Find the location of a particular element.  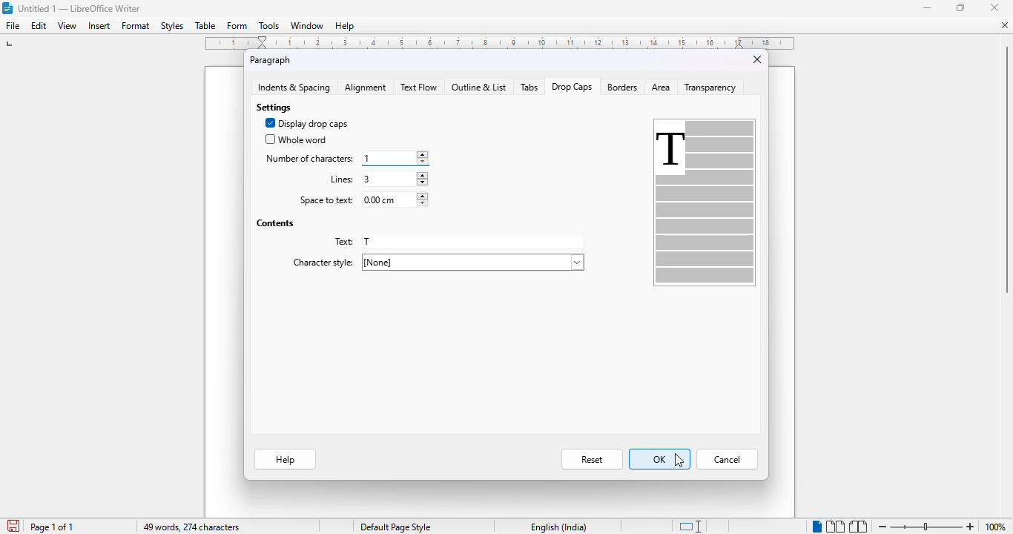

help is located at coordinates (346, 26).